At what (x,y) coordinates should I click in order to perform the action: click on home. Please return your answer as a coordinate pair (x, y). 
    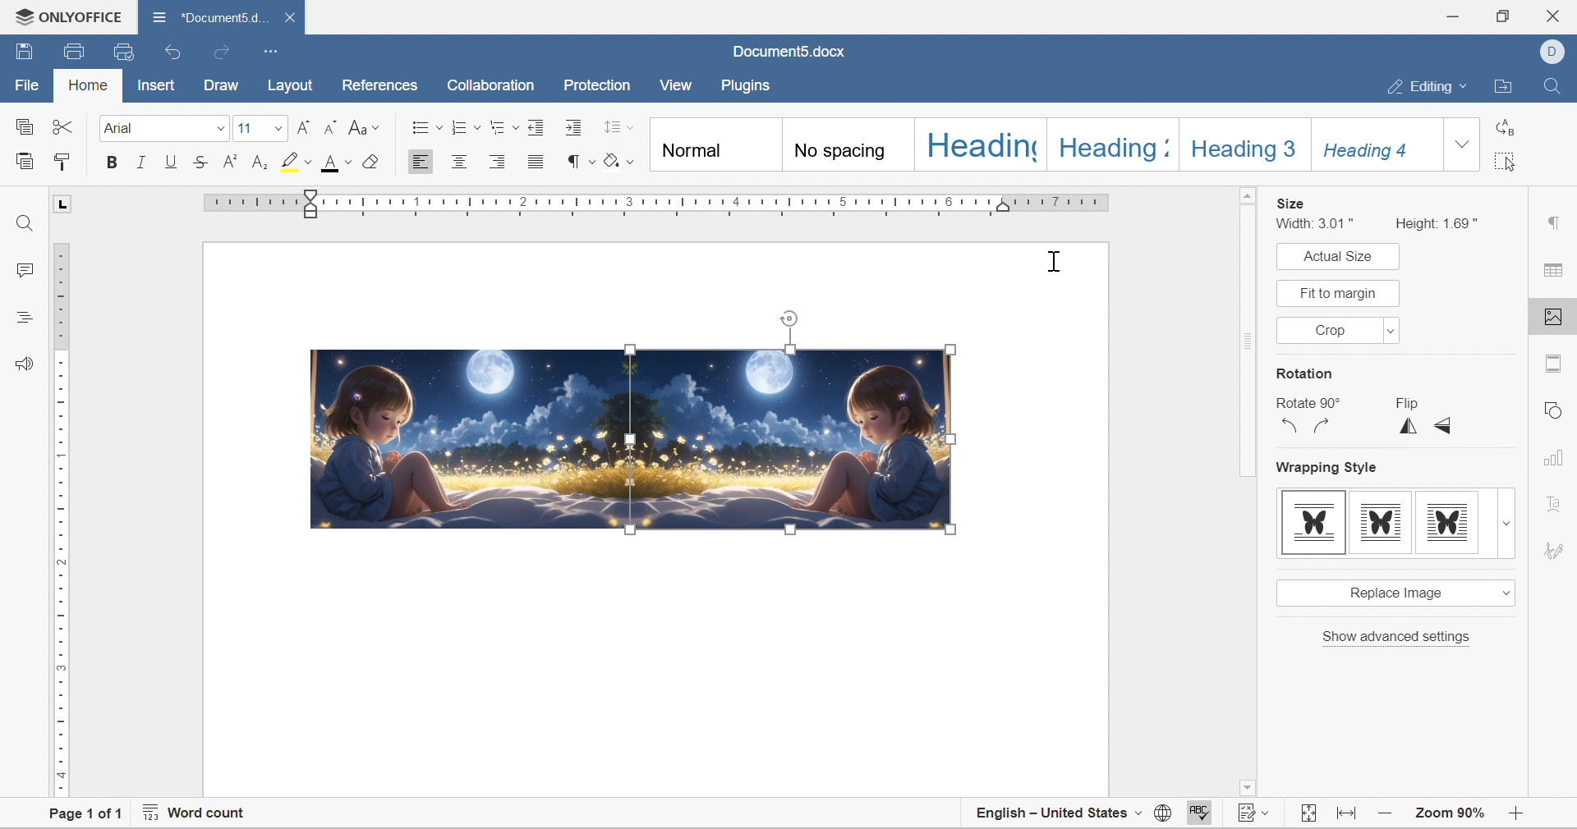
    Looking at the image, I should click on (86, 84).